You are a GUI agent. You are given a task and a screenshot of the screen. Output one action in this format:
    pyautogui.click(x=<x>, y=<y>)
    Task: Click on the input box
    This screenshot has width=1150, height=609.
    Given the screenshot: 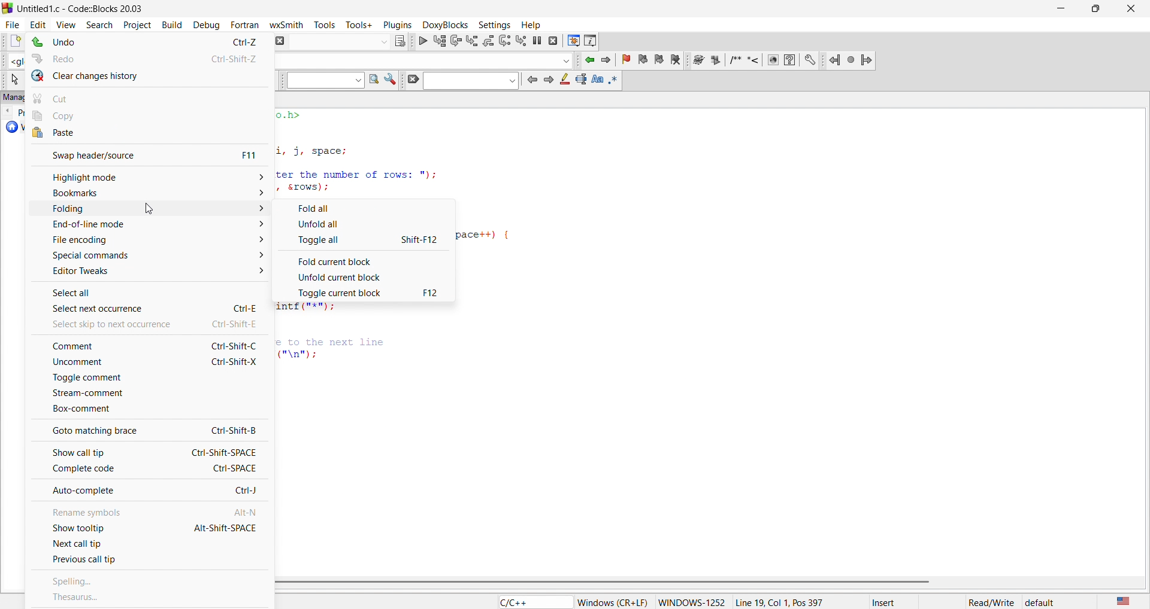 What is the action you would take?
    pyautogui.click(x=469, y=81)
    